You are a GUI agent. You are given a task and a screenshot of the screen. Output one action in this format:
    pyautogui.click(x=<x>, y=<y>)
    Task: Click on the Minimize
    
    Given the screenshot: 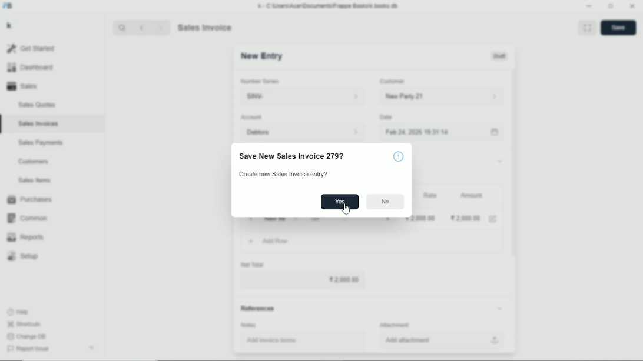 What is the action you would take?
    pyautogui.click(x=589, y=6)
    